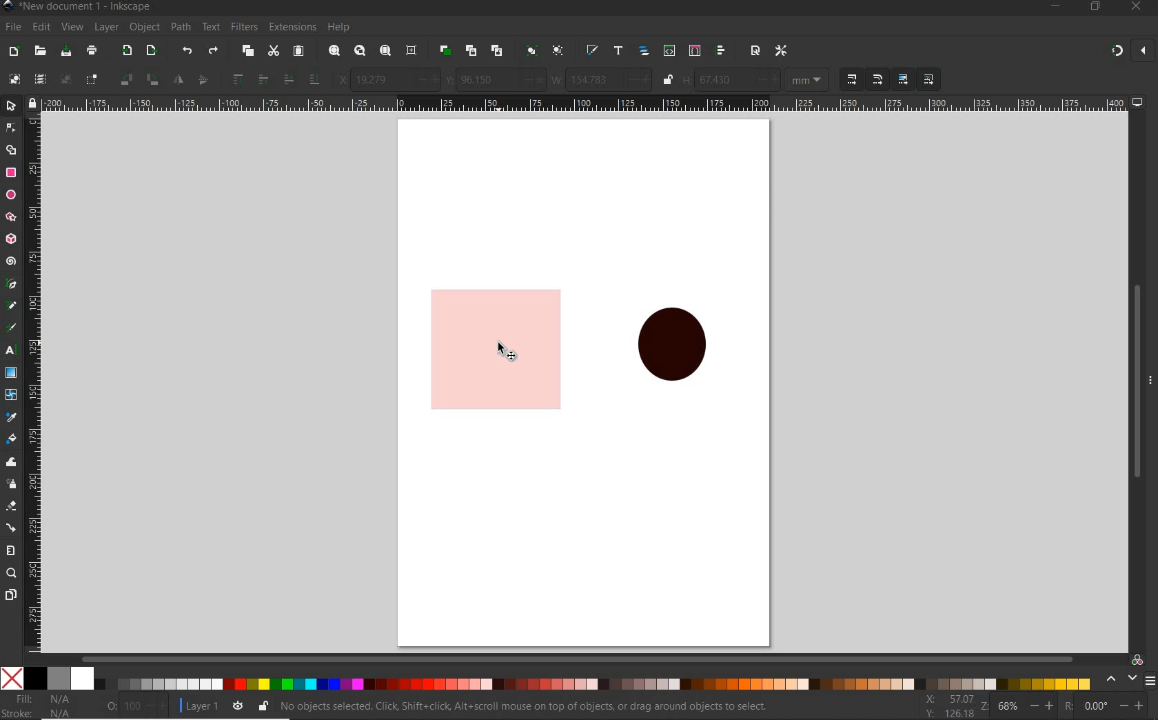 This screenshot has width=1158, height=720. Describe the element at coordinates (1110, 707) in the screenshot. I see `rotate` at that location.